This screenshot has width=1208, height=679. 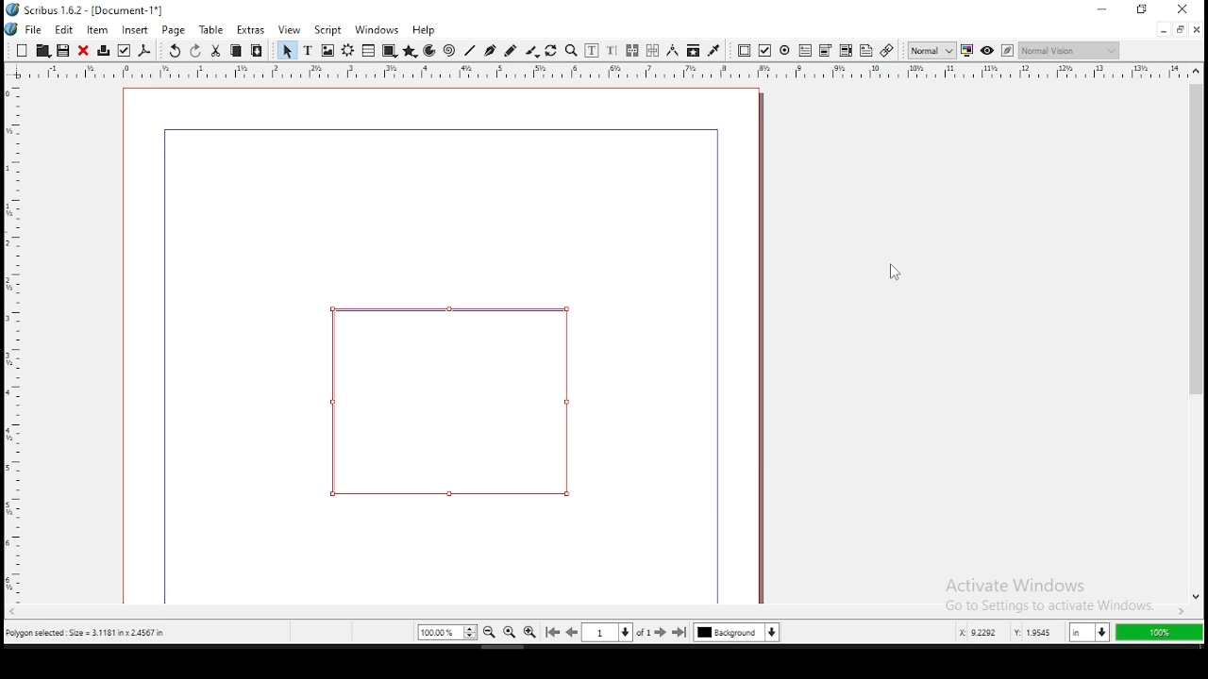 What do you see at coordinates (886, 50) in the screenshot?
I see `link annotation` at bounding box center [886, 50].